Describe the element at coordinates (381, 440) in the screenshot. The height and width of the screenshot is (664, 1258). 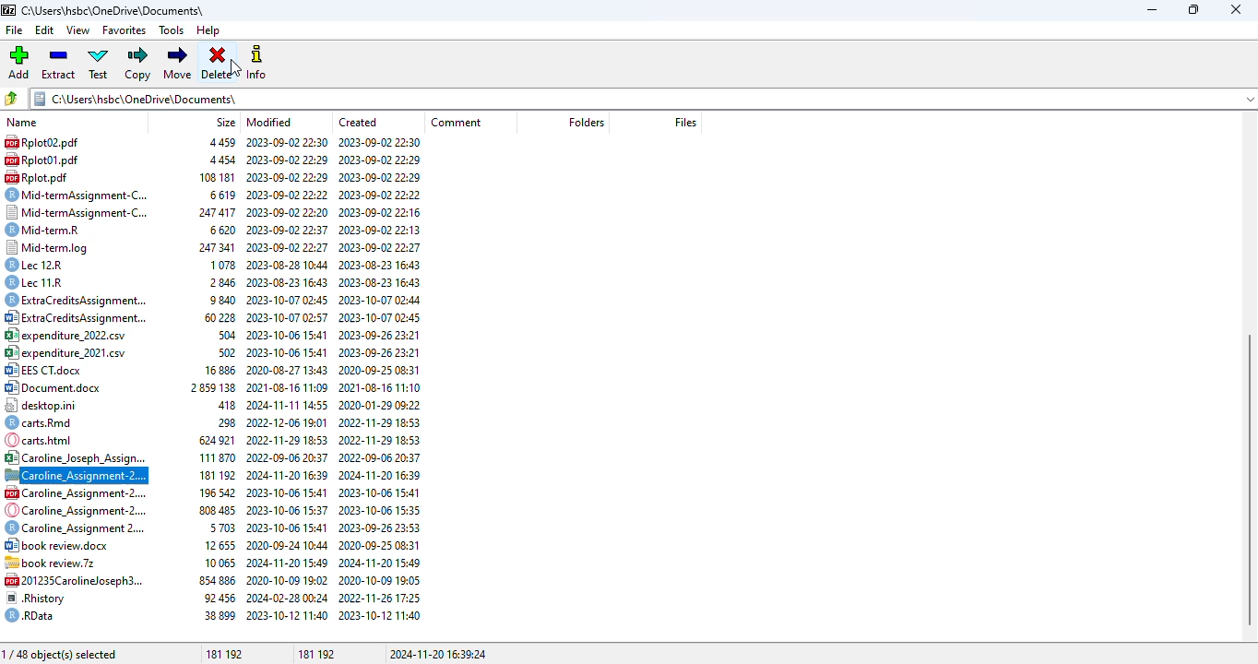
I see `2022-11-29 18:53` at that location.